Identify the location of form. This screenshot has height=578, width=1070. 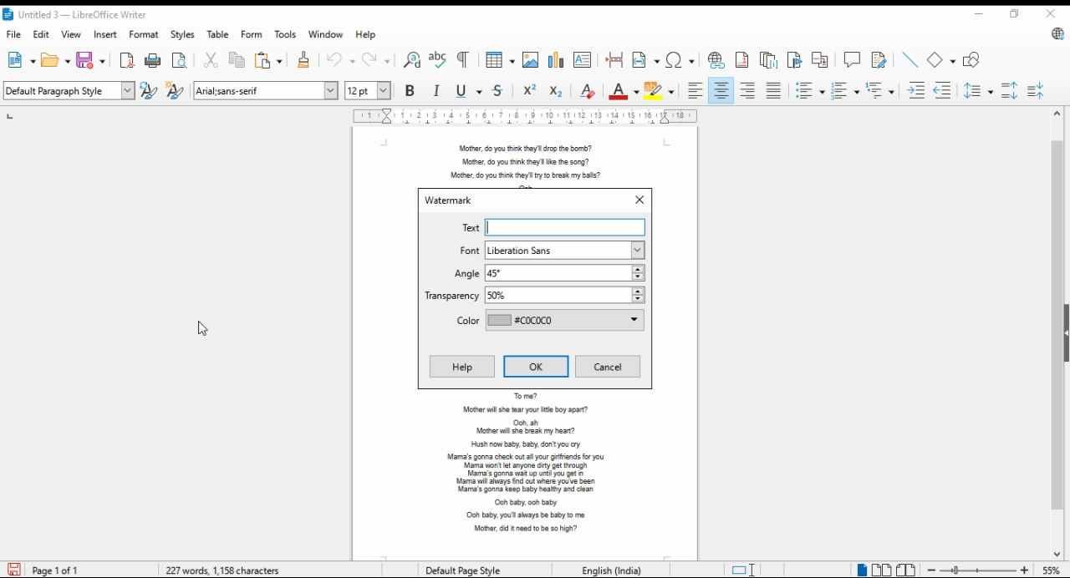
(252, 35).